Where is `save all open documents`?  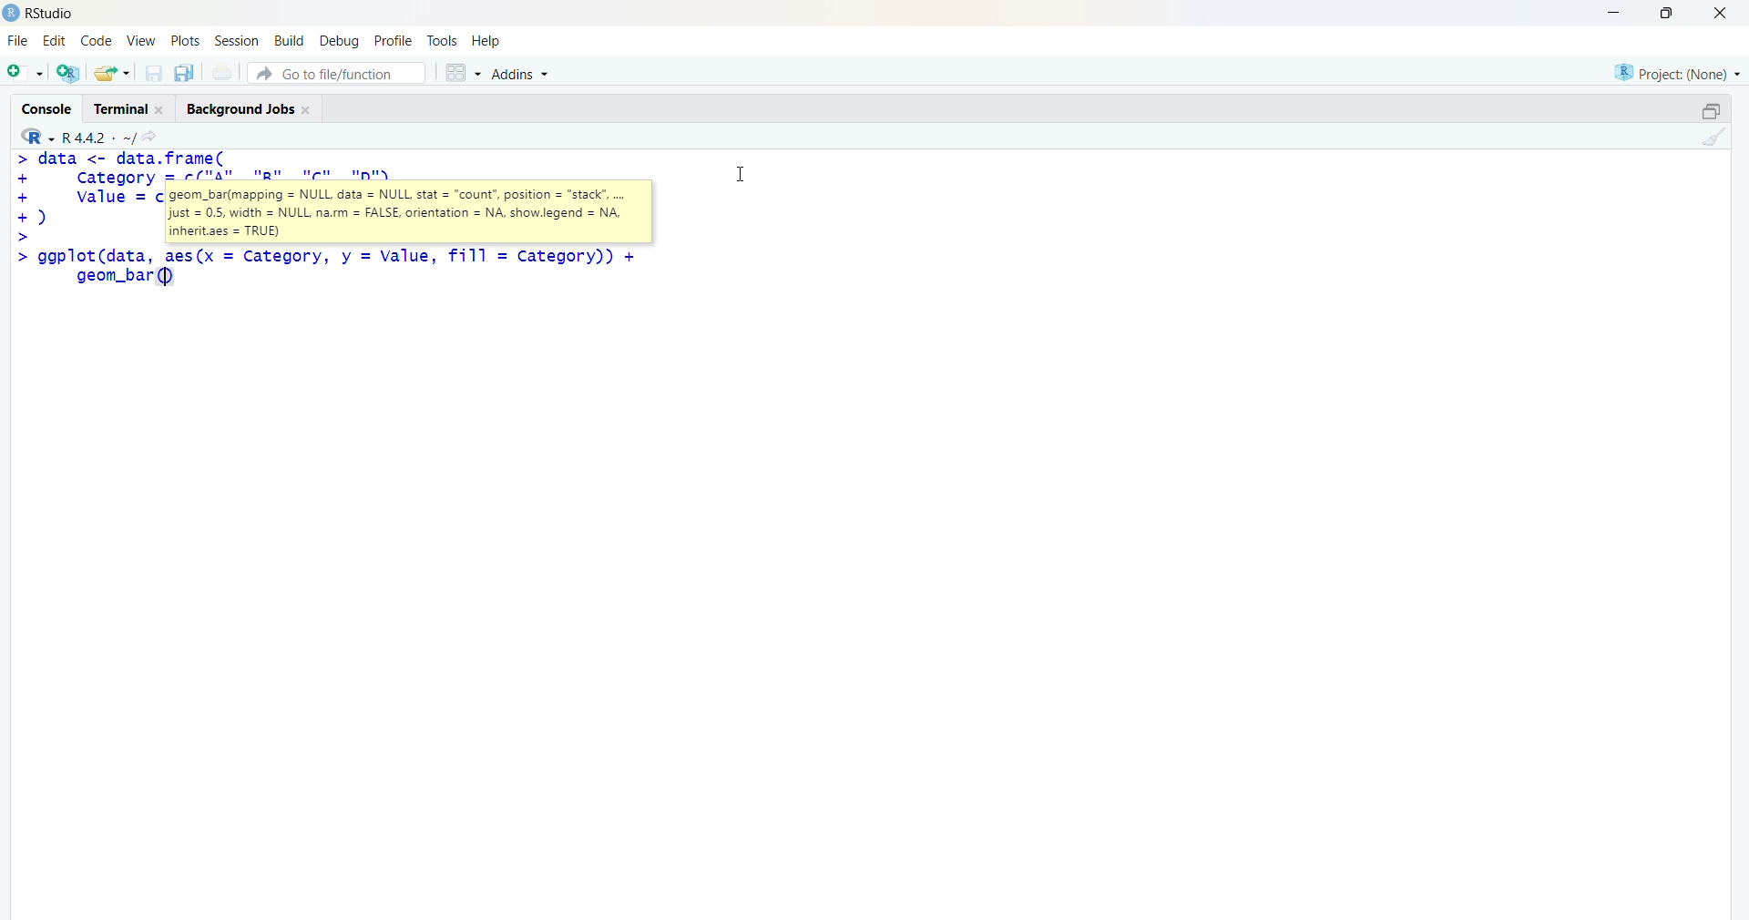 save all open documents is located at coordinates (183, 73).